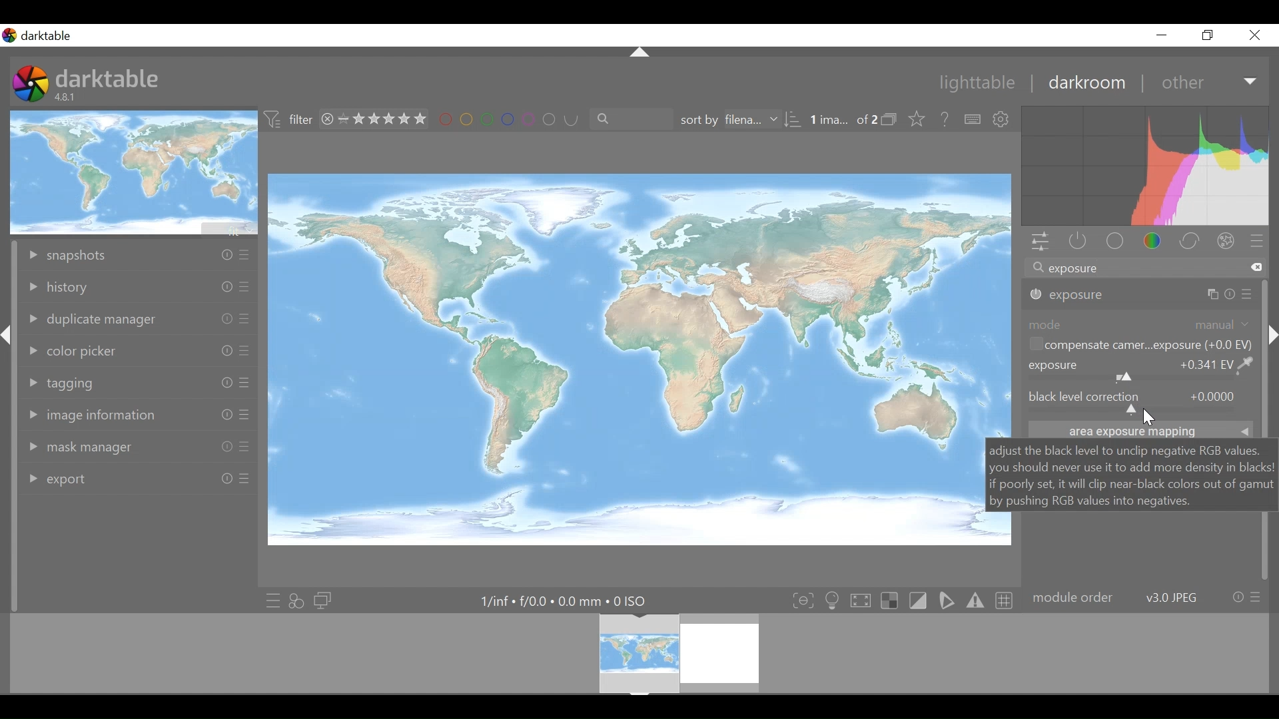 The height and width of the screenshot is (719, 1279). What do you see at coordinates (1212, 35) in the screenshot?
I see `Restore` at bounding box center [1212, 35].